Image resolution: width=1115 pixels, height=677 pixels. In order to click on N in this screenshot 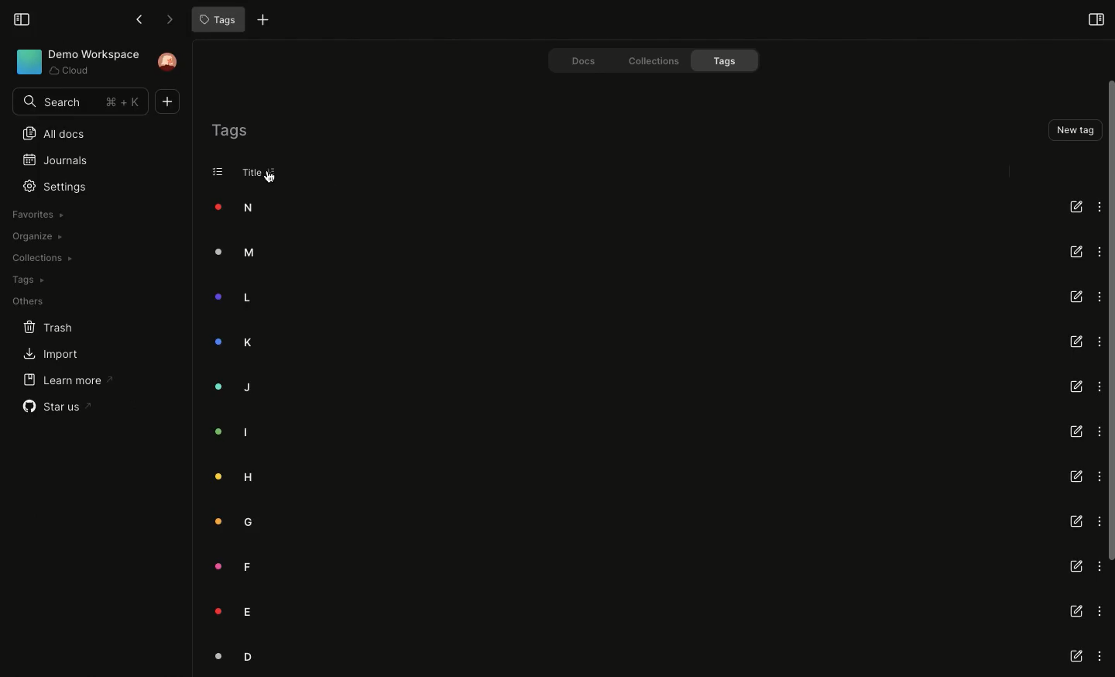, I will do `click(226, 208)`.